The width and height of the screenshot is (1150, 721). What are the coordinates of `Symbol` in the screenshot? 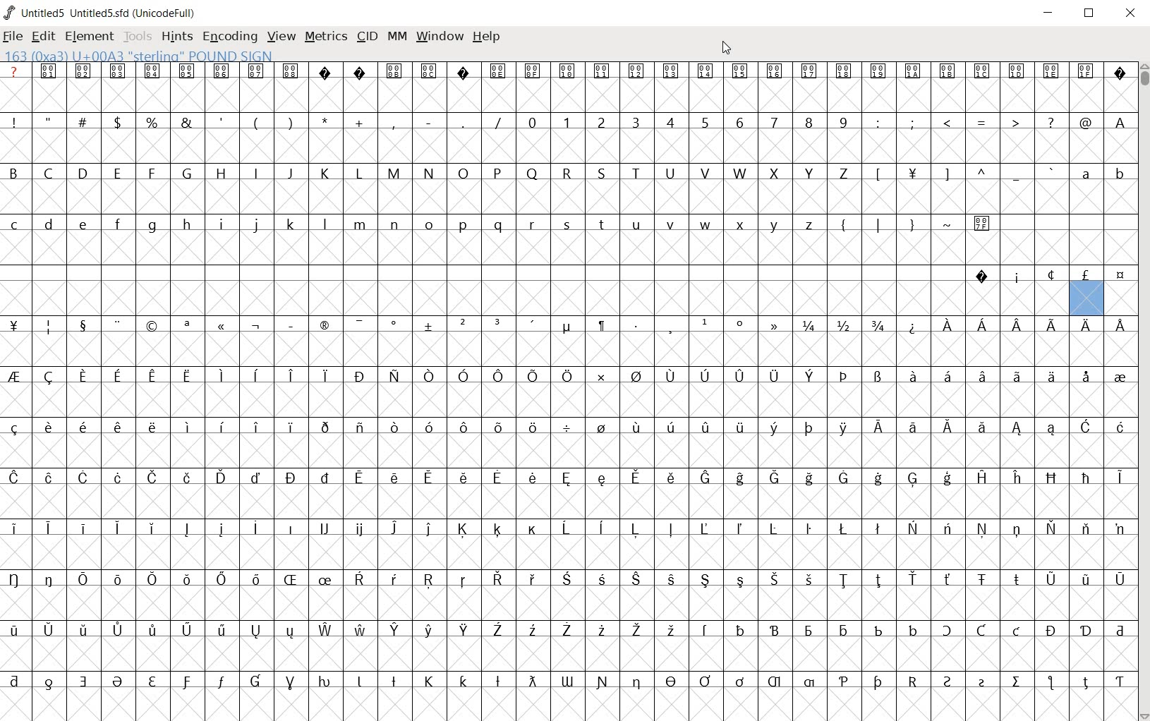 It's located at (878, 478).